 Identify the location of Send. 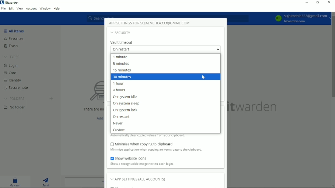
(47, 182).